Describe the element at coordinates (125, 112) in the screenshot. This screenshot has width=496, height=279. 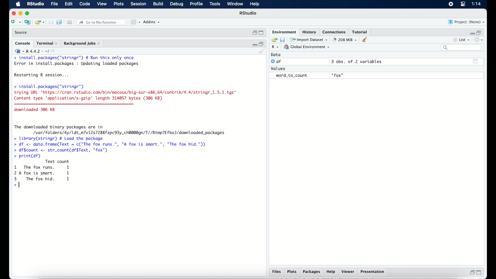
I see `> install.packages("stringr")

trying URL 'https://cran.rstudio.com/bin/macosx/big-sur-x86_64/contrib/4.4/stringr_1.5.1.tgz"

Content type application/x-gzip' length 314057 bytes (306 KB)

downloaded 306 KB

The downloaded binary packages are in
/var/folders/4y/1dt_m7v12s7288fzpc93y_ch@@0dgn/T//Rtmp7Efko)/downloaded_packages

> library(stringr) # Load the package]` at that location.